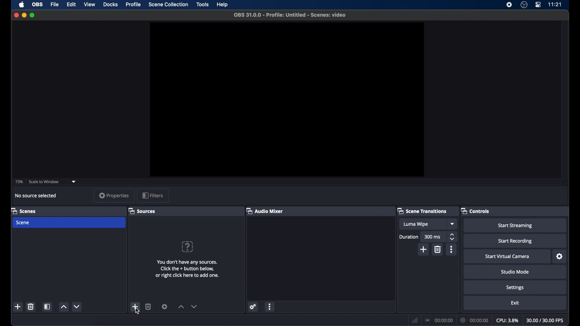 This screenshot has height=326, width=580. I want to click on tools, so click(203, 5).